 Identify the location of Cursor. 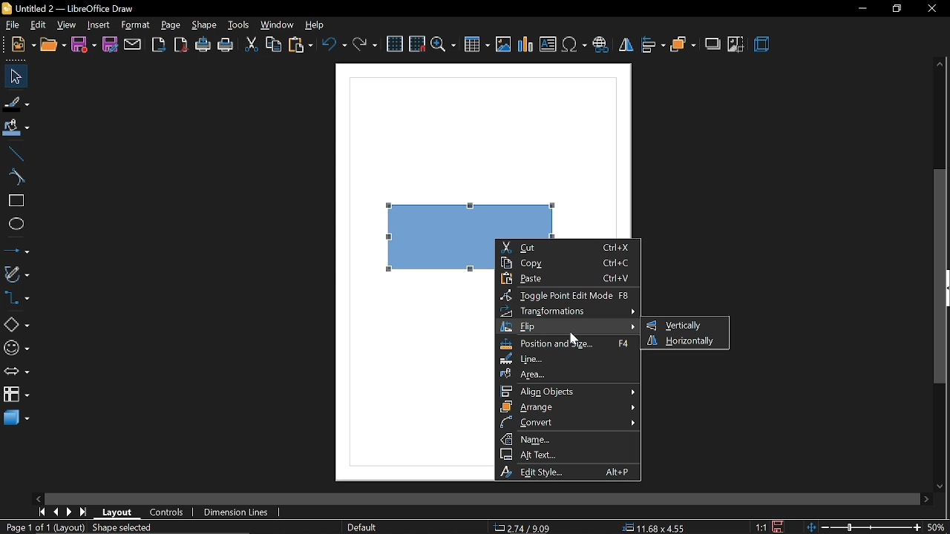
(574, 338).